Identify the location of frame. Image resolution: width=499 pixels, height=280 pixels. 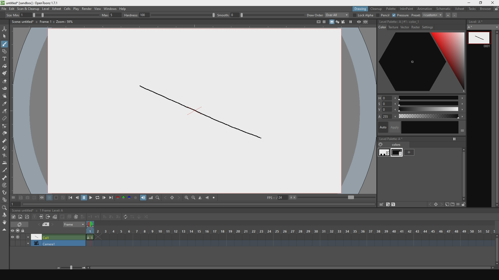
(72, 225).